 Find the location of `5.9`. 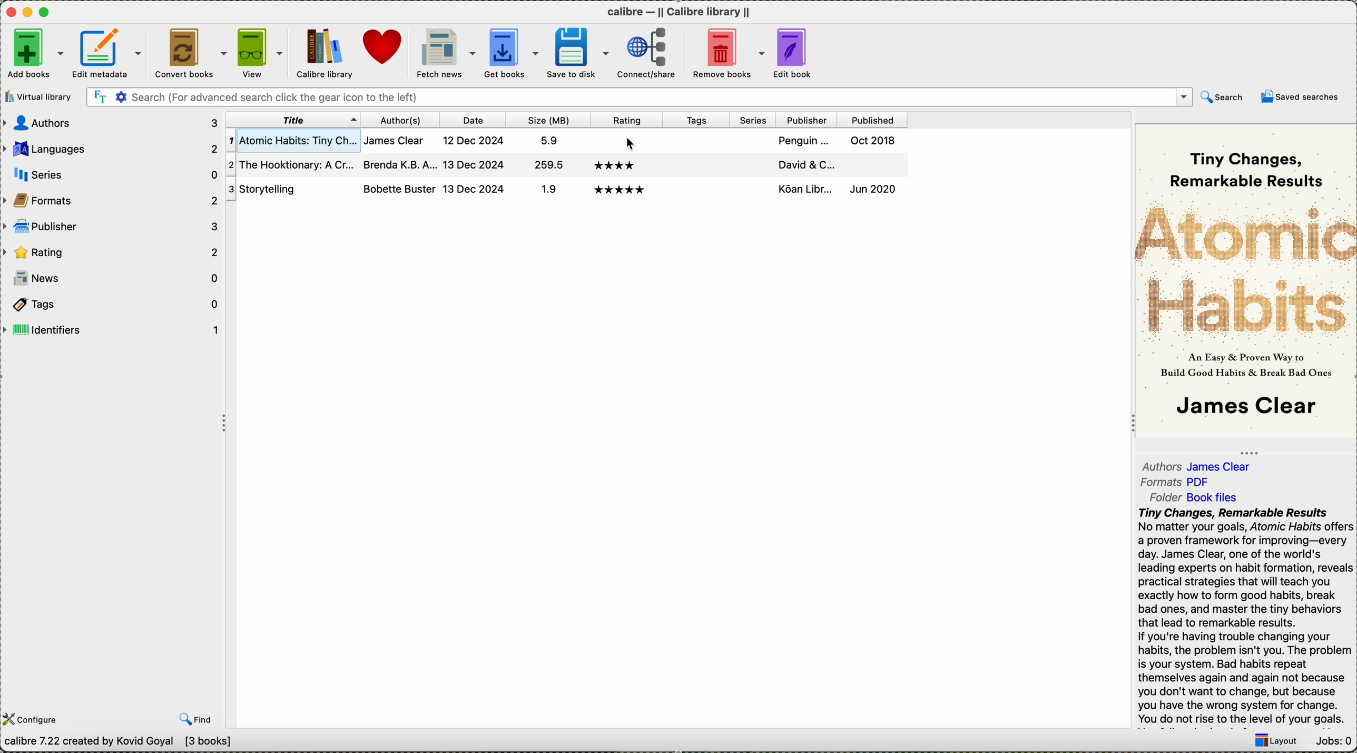

5.9 is located at coordinates (546, 140).